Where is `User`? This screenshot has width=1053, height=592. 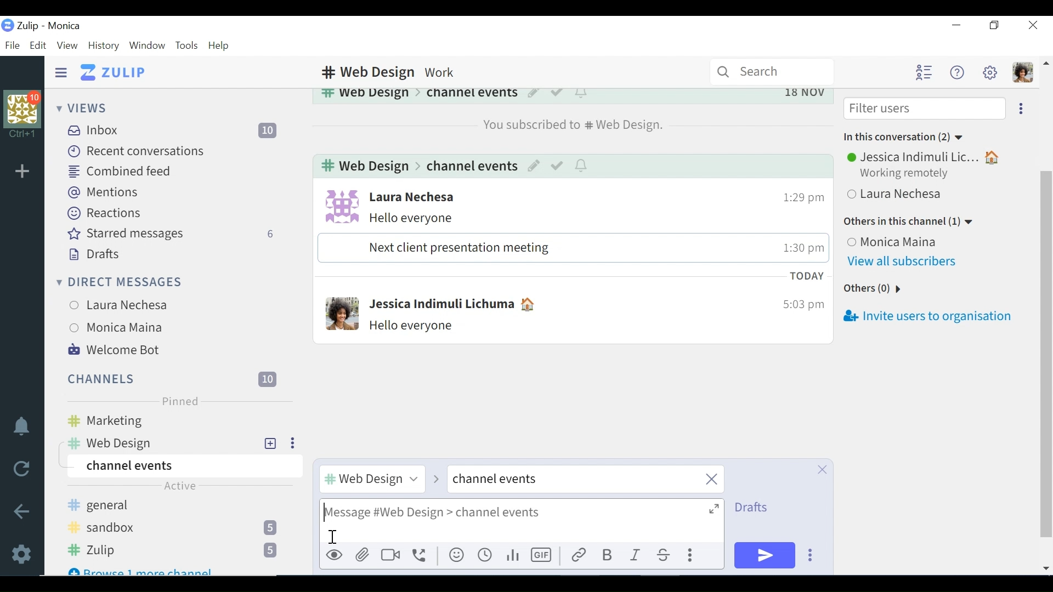 User is located at coordinates (919, 193).